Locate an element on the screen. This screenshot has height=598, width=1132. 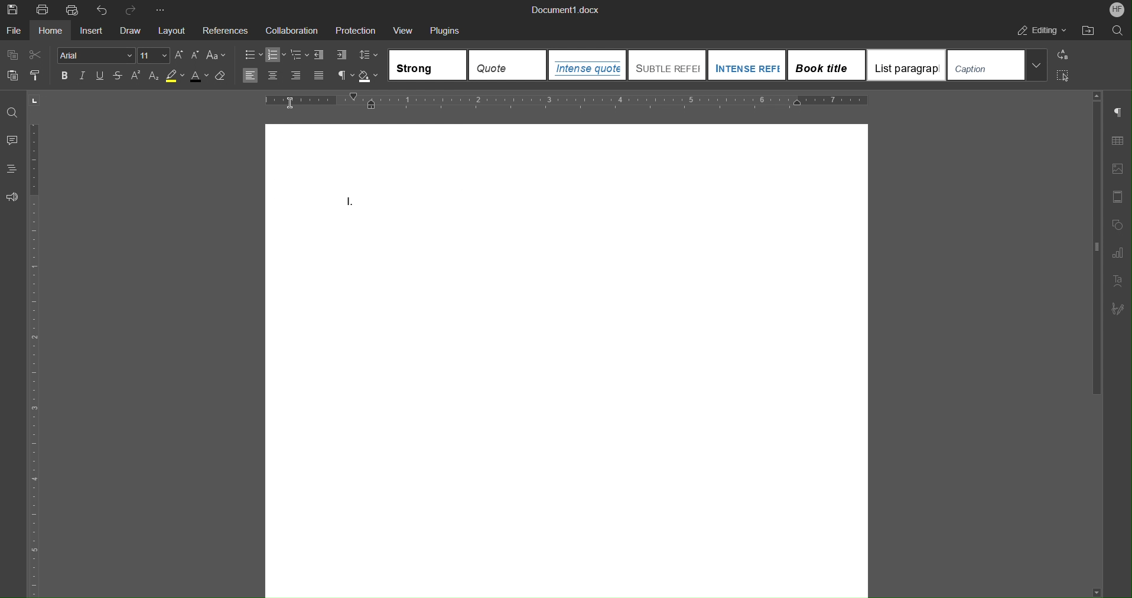
Superscript is located at coordinates (136, 76).